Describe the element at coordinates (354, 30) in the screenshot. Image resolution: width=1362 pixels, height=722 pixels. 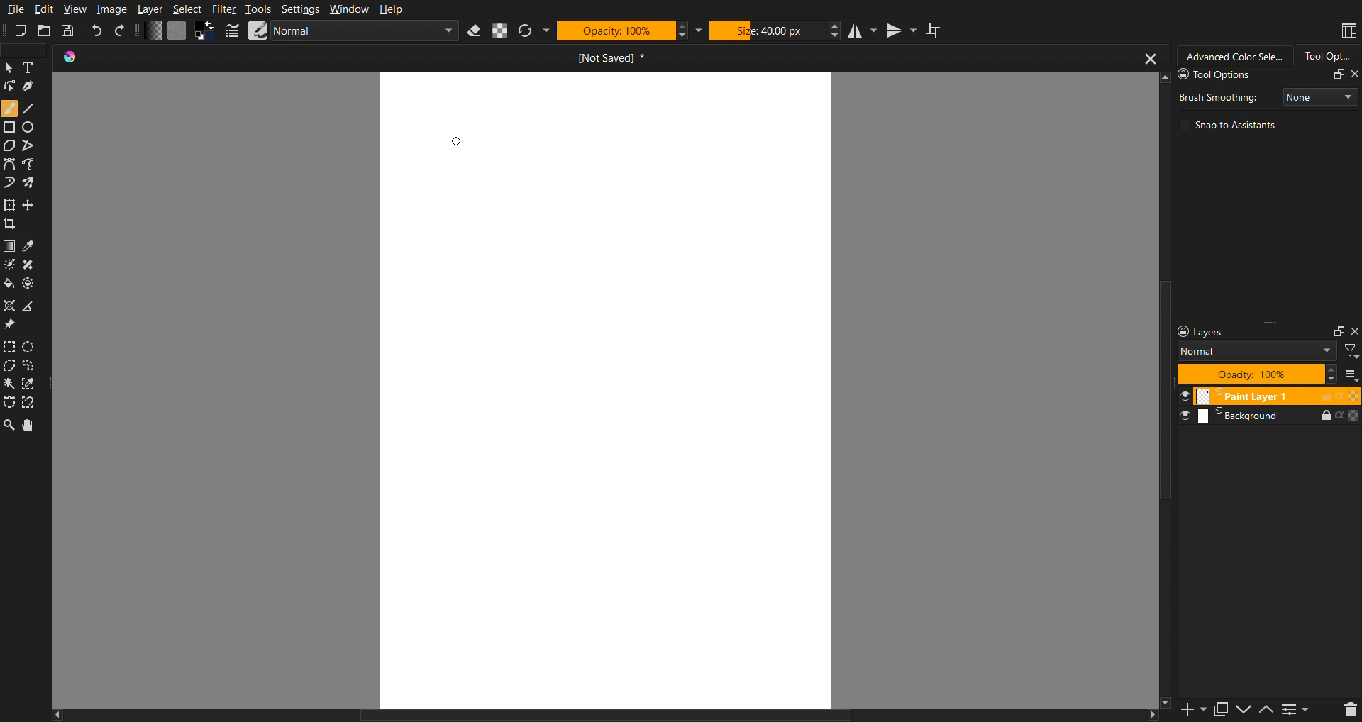
I see `Brush Settings` at that location.